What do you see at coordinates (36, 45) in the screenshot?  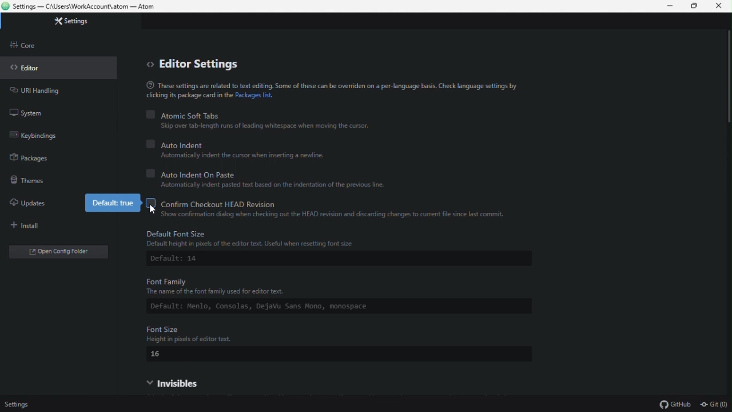 I see `Core ` at bounding box center [36, 45].